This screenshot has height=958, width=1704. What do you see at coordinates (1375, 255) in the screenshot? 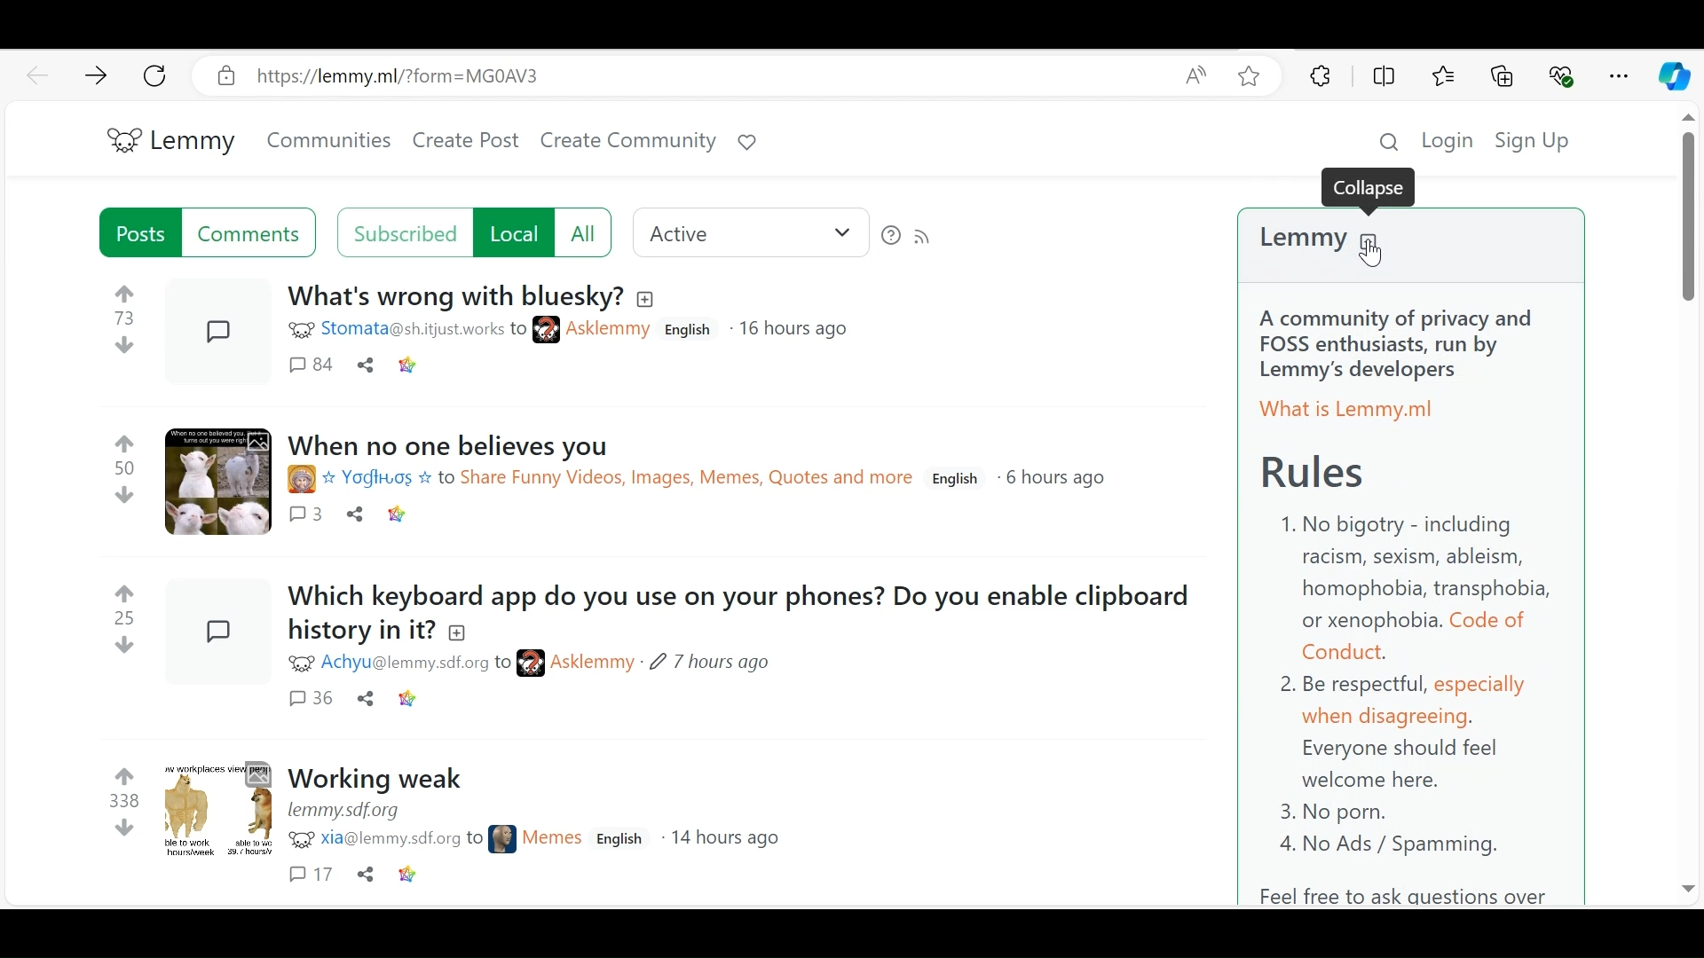
I see `Cursor` at bounding box center [1375, 255].